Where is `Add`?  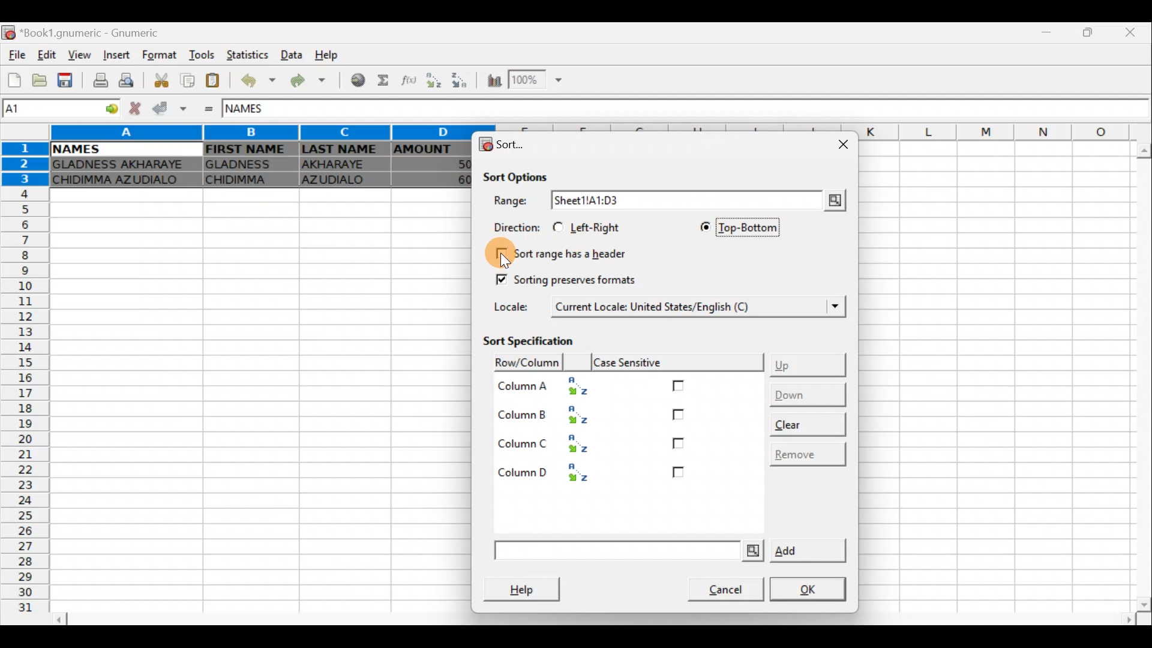
Add is located at coordinates (668, 551).